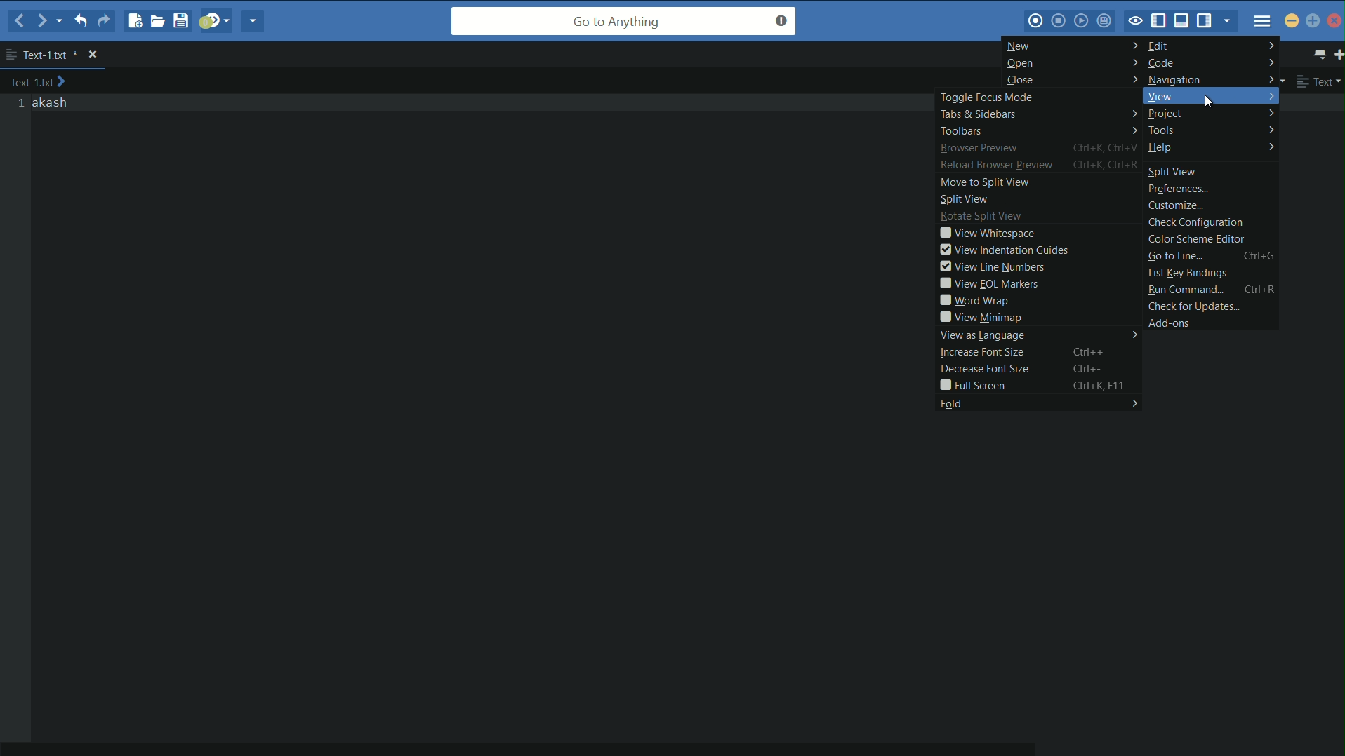 This screenshot has height=756, width=1345. Describe the element at coordinates (93, 55) in the screenshot. I see `close file` at that location.